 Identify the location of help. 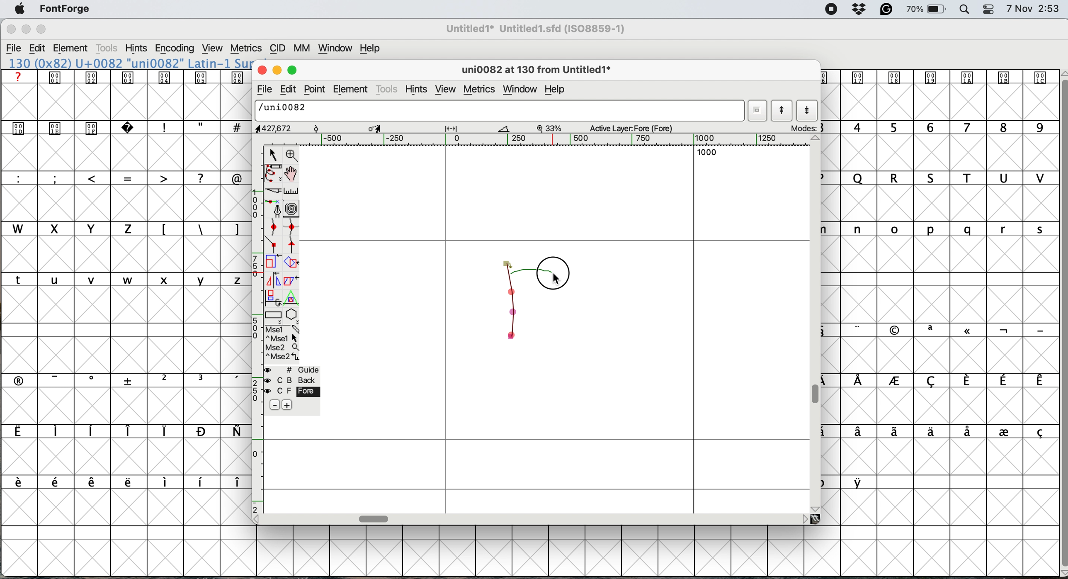
(558, 90).